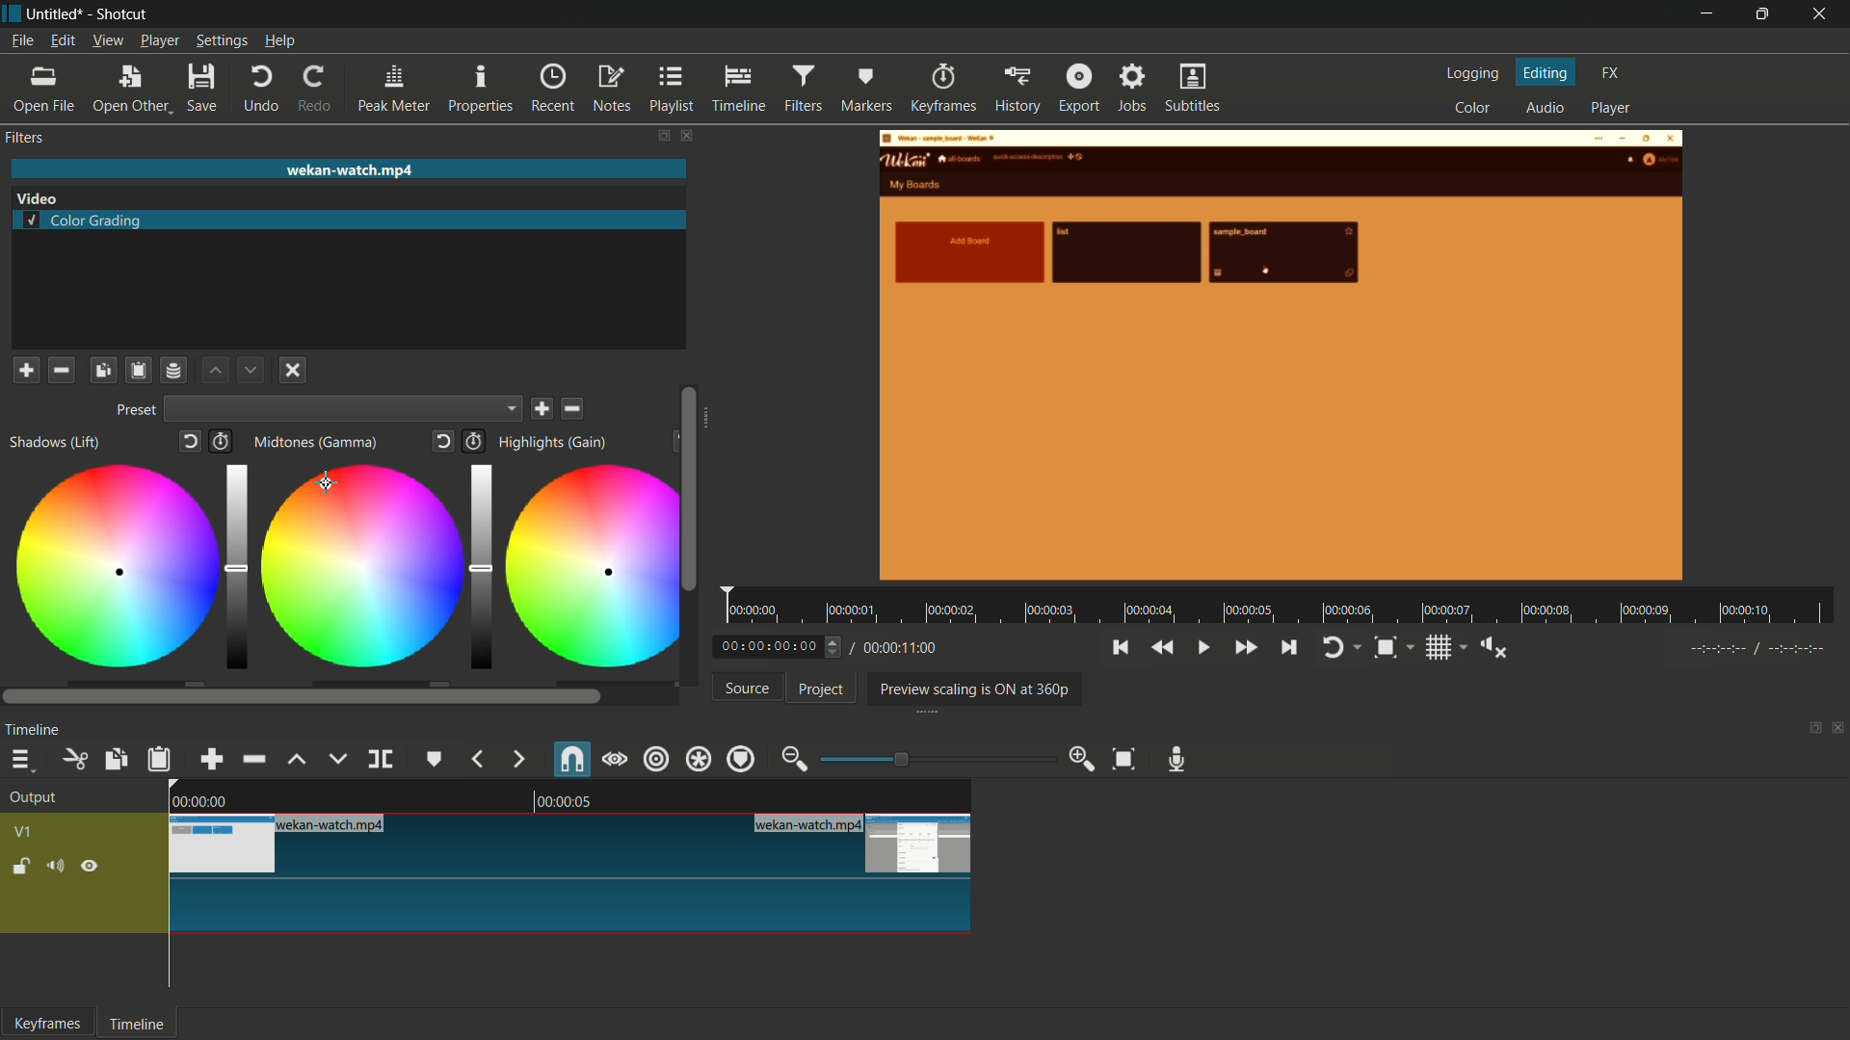 This screenshot has height=1040, width=1850. I want to click on change layout, so click(663, 136).